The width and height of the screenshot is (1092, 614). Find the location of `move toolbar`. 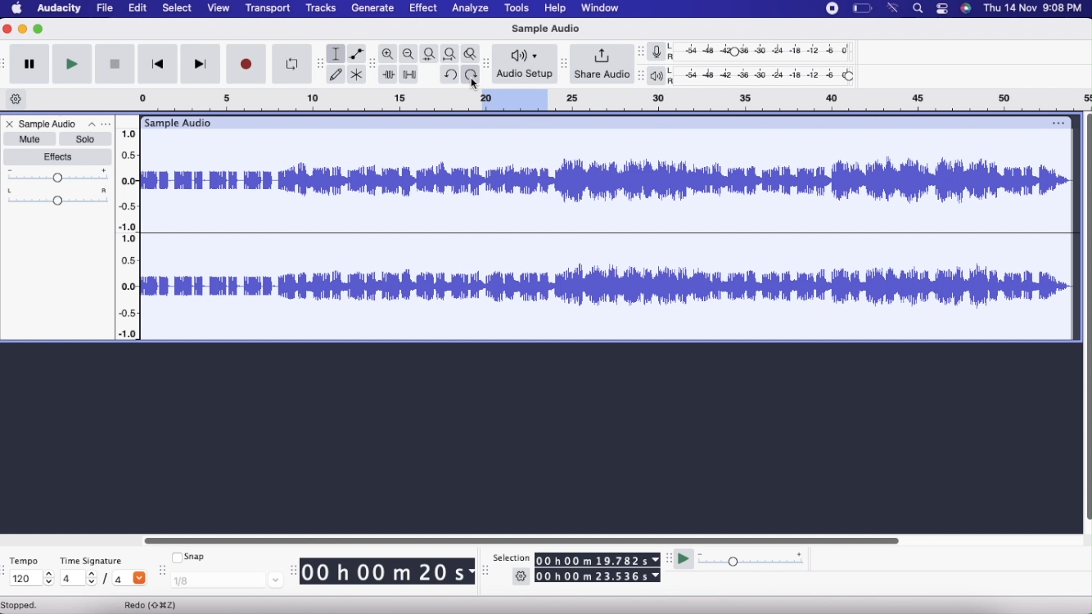

move toolbar is located at coordinates (372, 65).